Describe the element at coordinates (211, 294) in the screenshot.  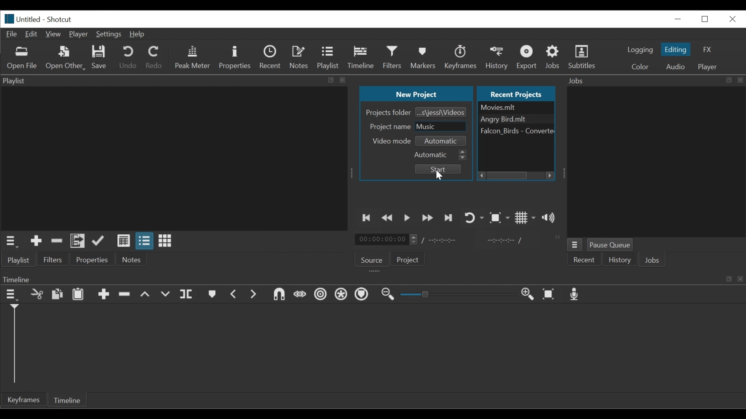
I see `Markers` at that location.